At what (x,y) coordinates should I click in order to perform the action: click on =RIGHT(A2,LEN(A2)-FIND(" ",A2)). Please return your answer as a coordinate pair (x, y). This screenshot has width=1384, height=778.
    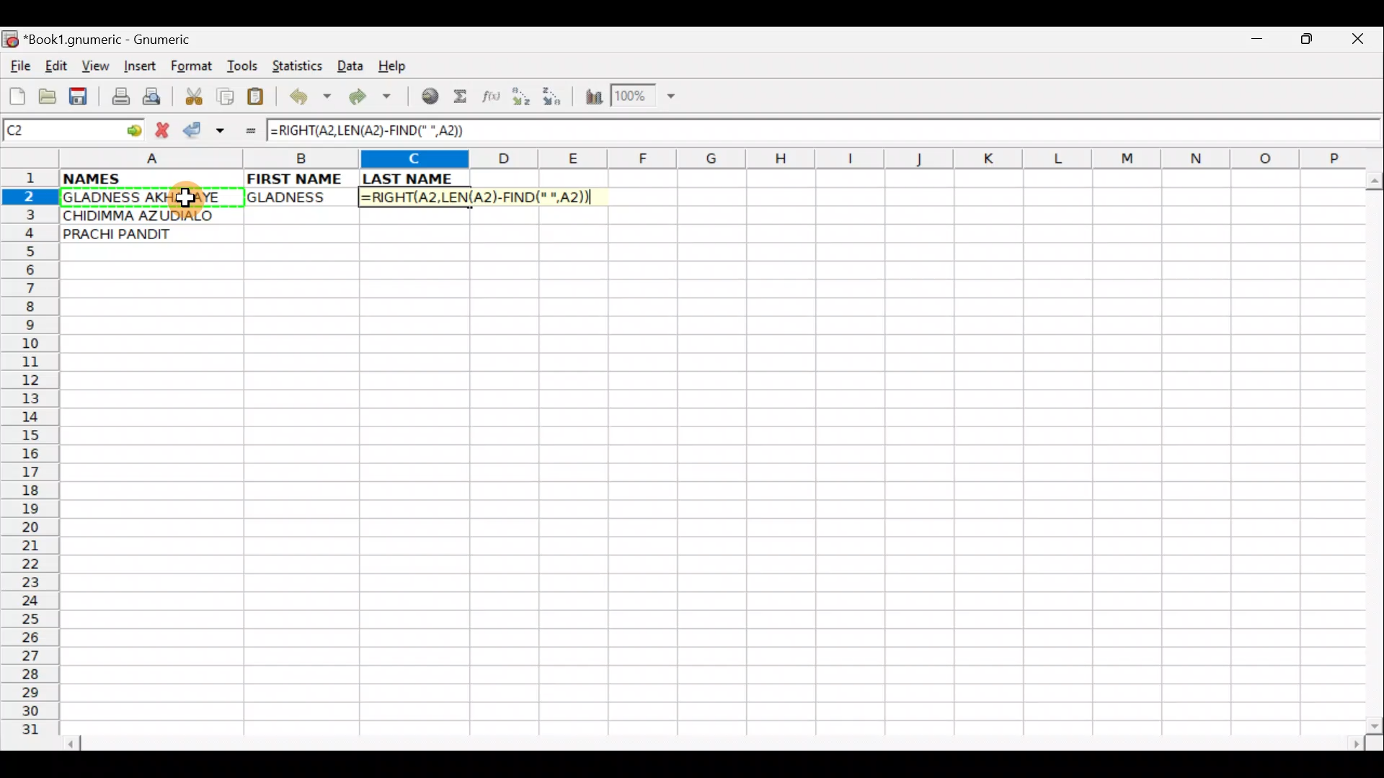
    Looking at the image, I should click on (481, 196).